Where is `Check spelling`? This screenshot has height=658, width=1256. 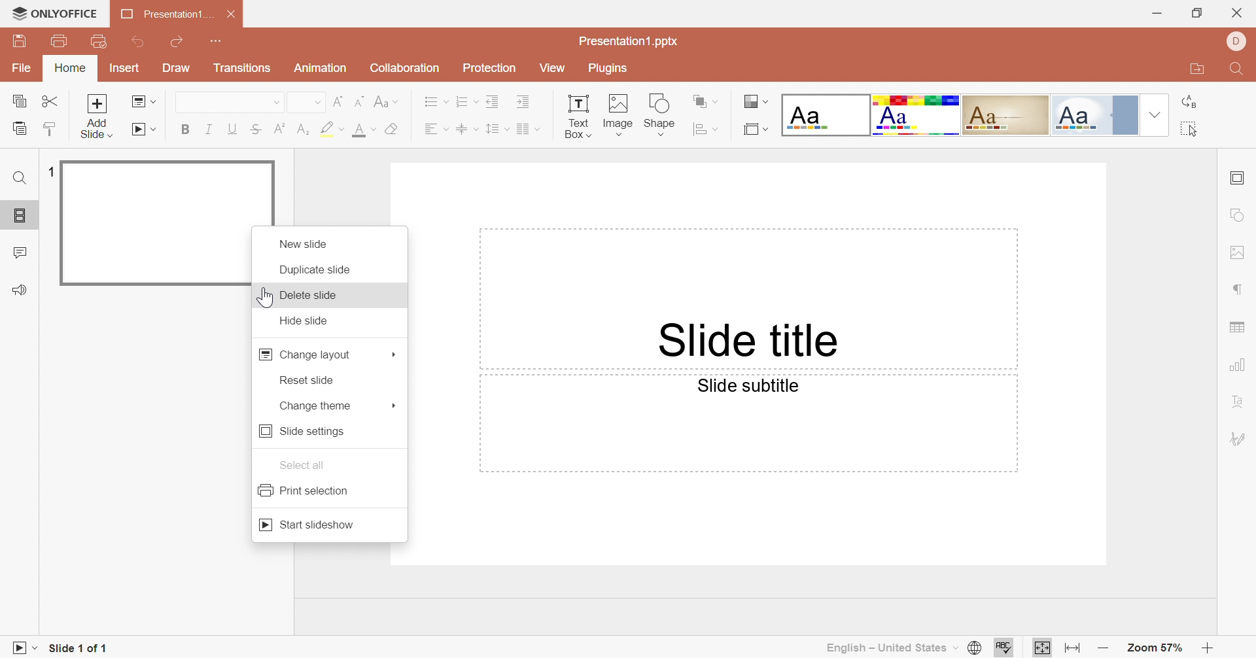 Check spelling is located at coordinates (1005, 647).